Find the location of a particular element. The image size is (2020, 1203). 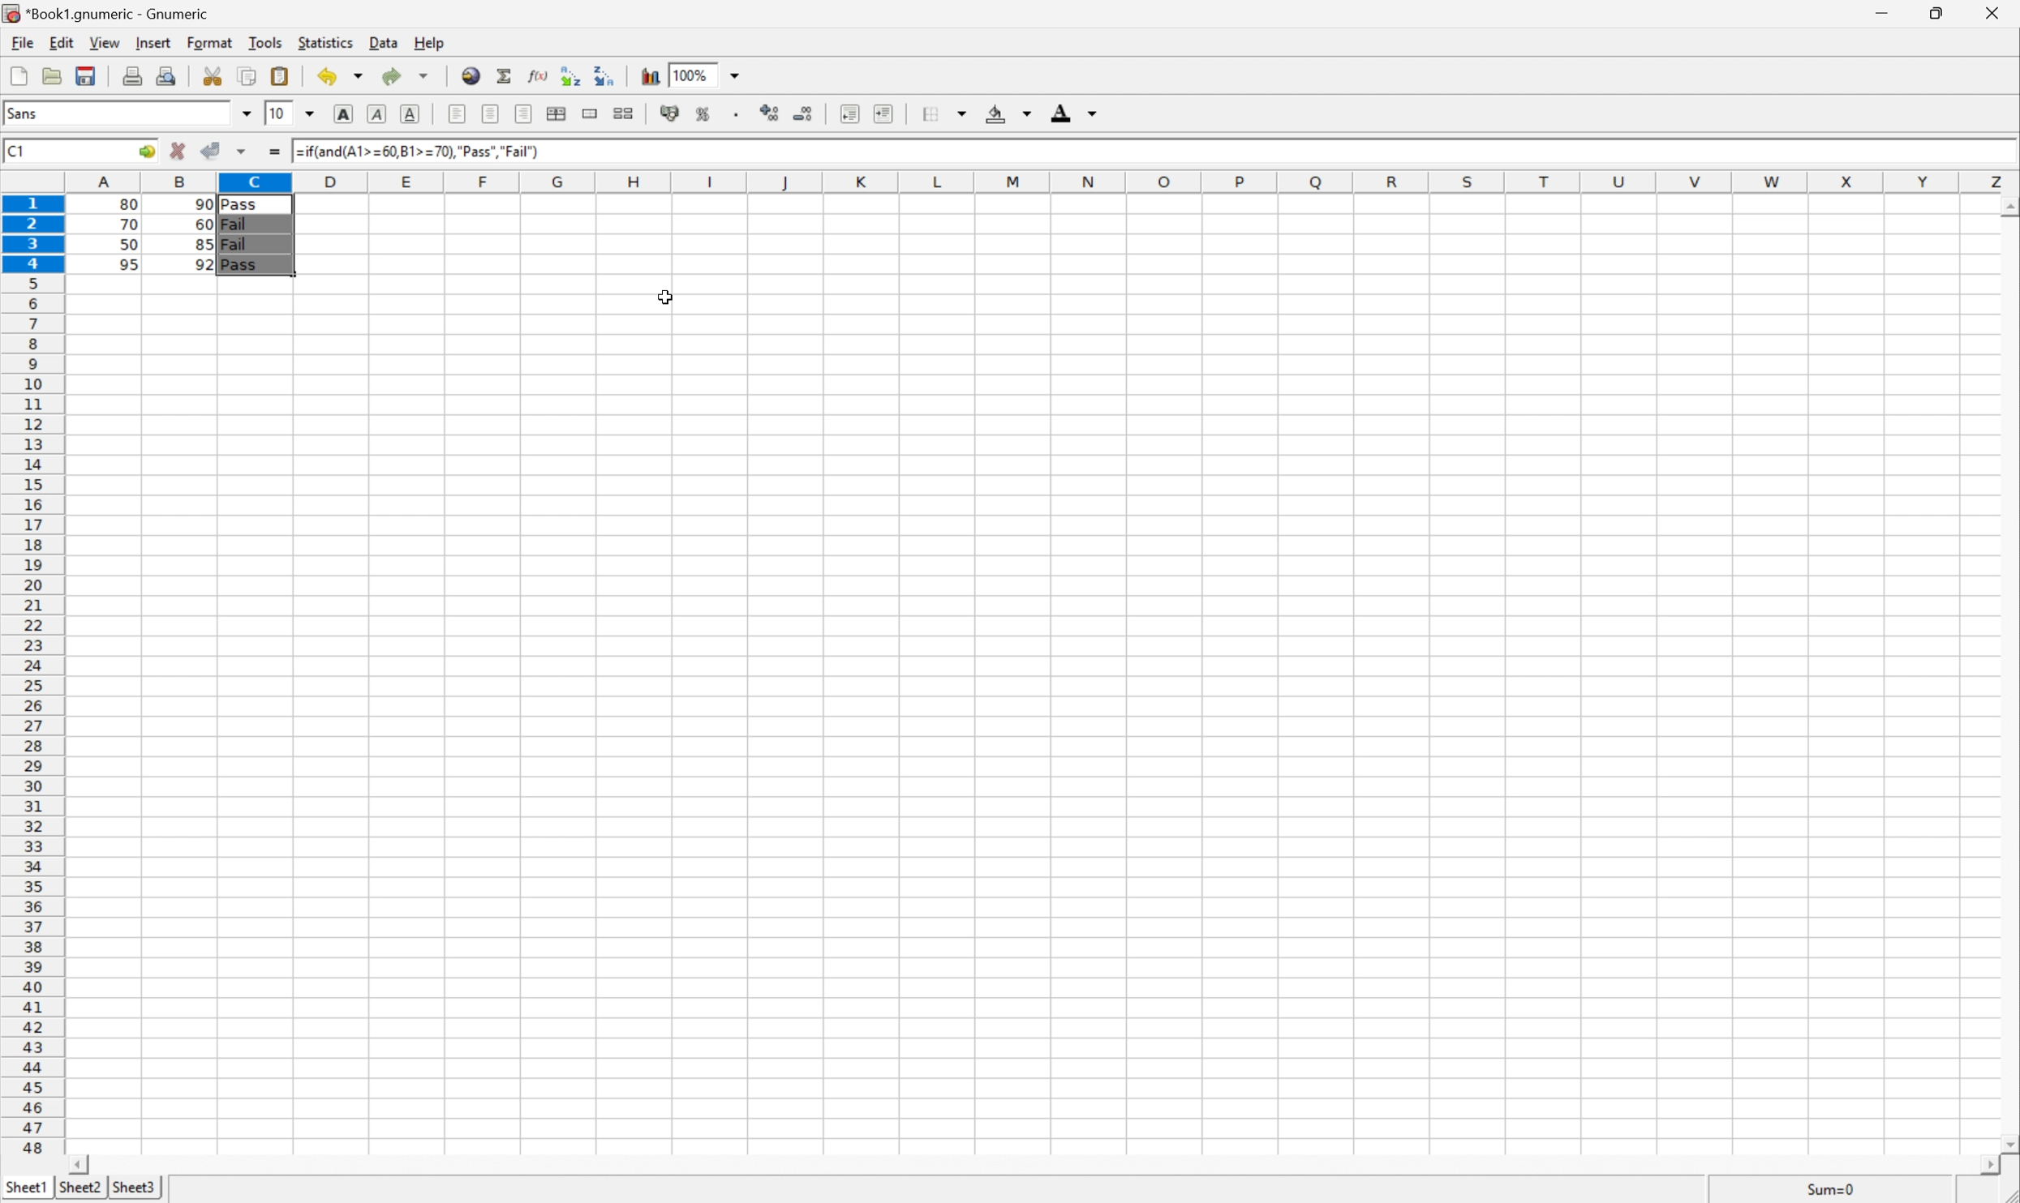

Increase indent, and align the contents to the left is located at coordinates (850, 111).